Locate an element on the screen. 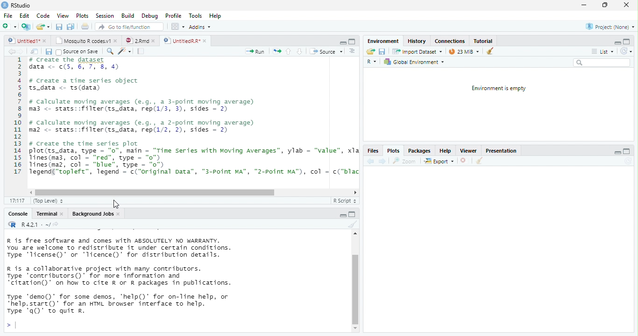 The image size is (638, 336). Environment is empty. is located at coordinates (498, 89).